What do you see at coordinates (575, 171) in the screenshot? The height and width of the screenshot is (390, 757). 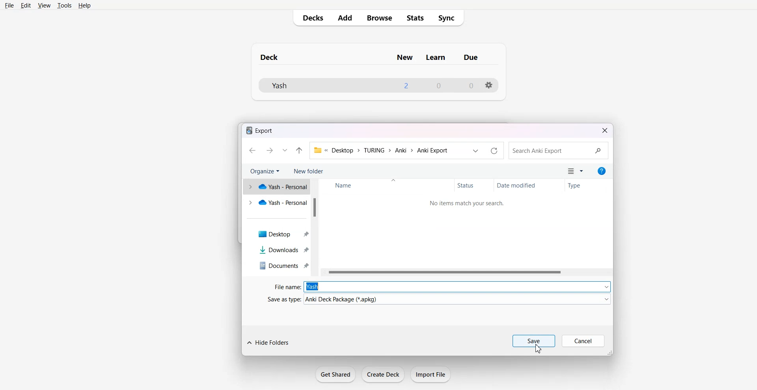 I see `Change your view` at bounding box center [575, 171].